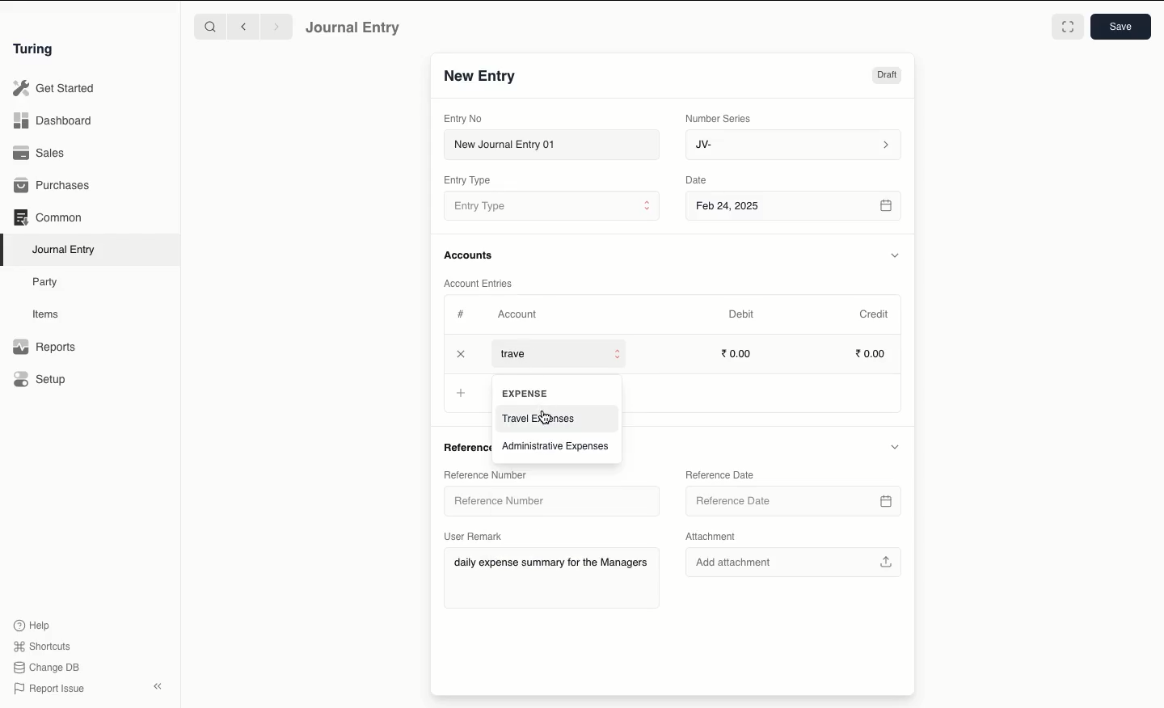  I want to click on 0.00, so click(737, 352).